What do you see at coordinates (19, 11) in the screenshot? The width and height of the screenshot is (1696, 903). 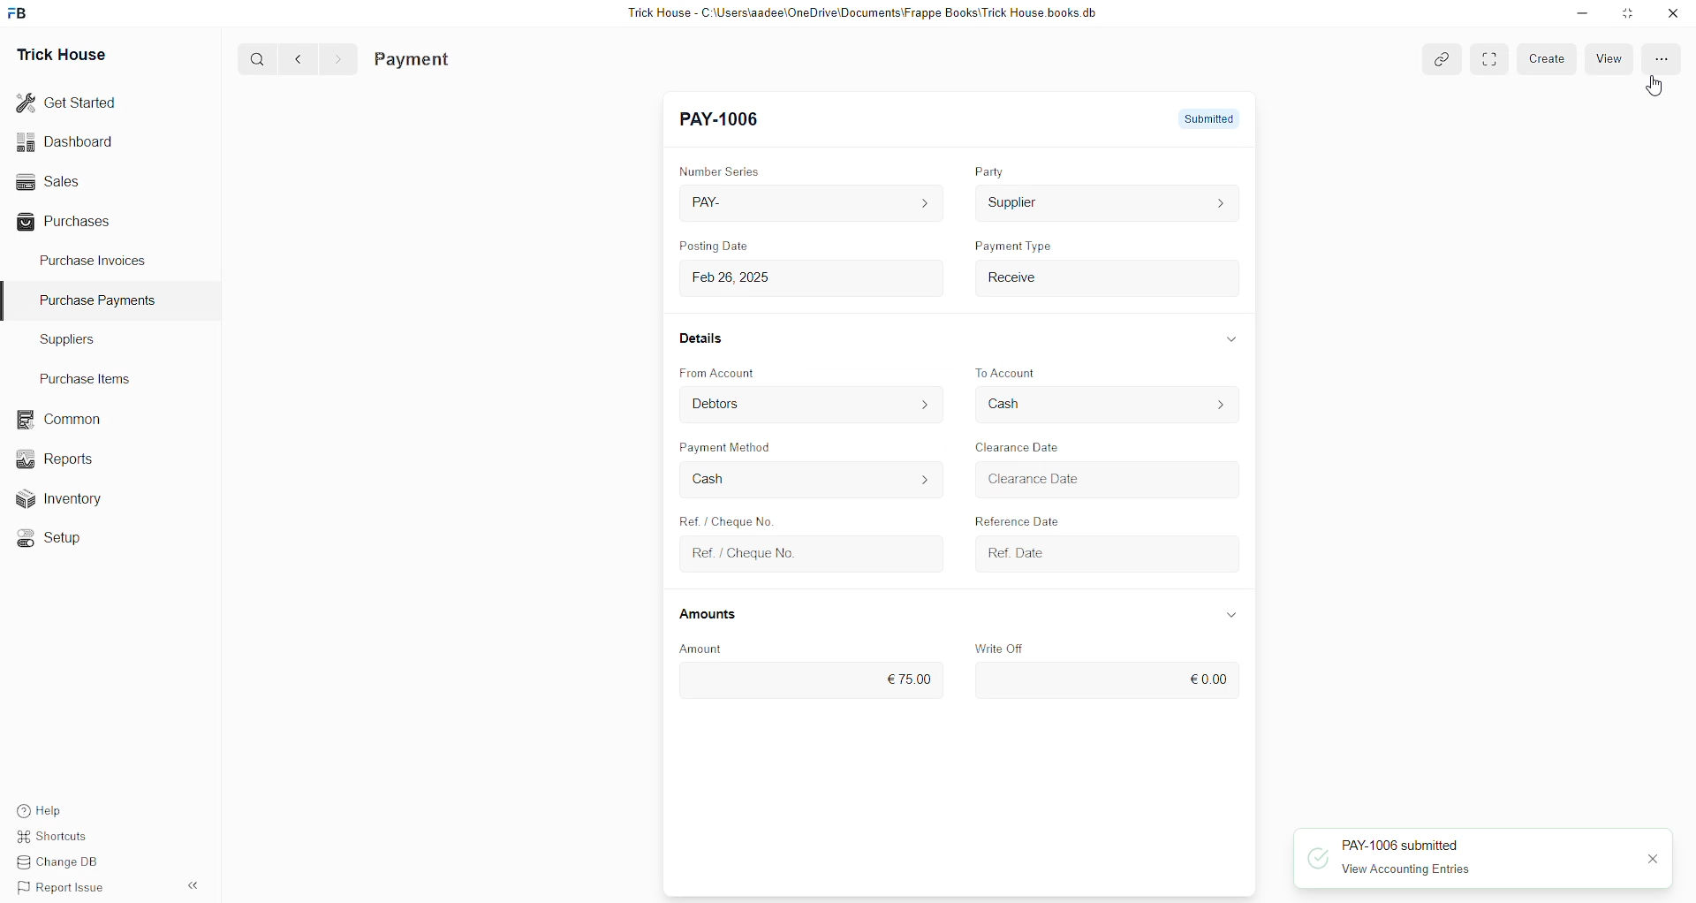 I see `frappebooks logo` at bounding box center [19, 11].